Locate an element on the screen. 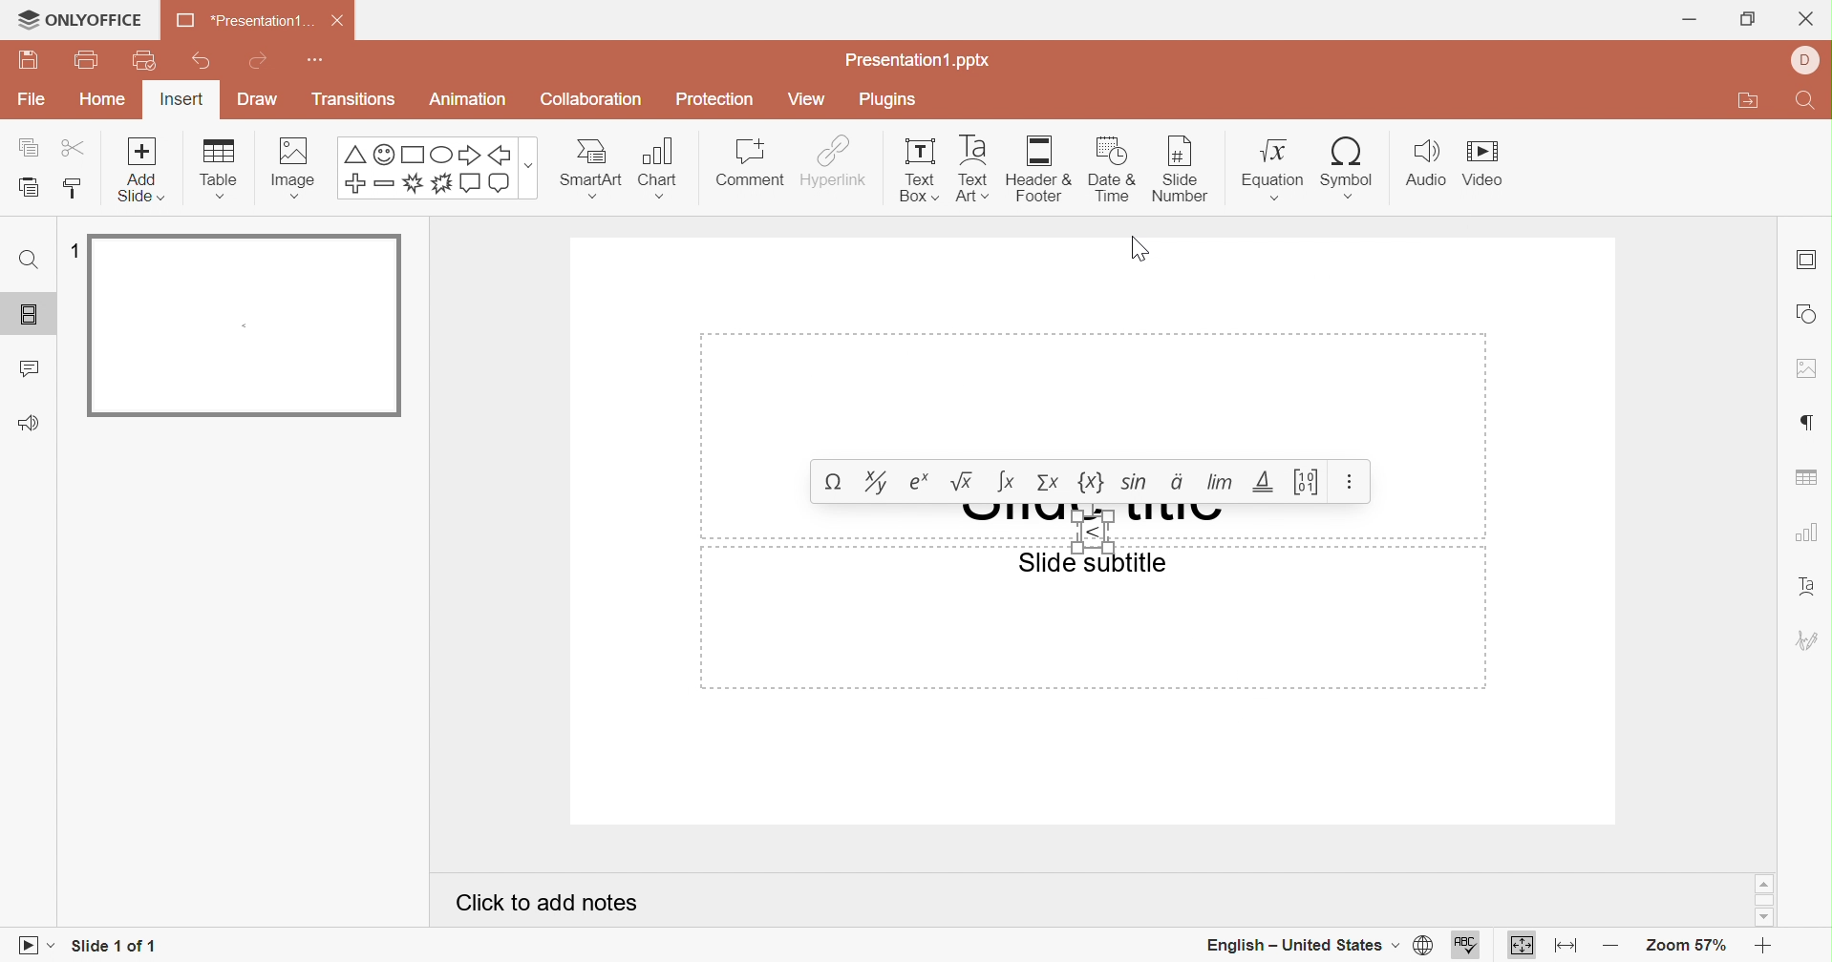 The height and width of the screenshot is (962, 1832). Slide number is located at coordinates (1183, 168).